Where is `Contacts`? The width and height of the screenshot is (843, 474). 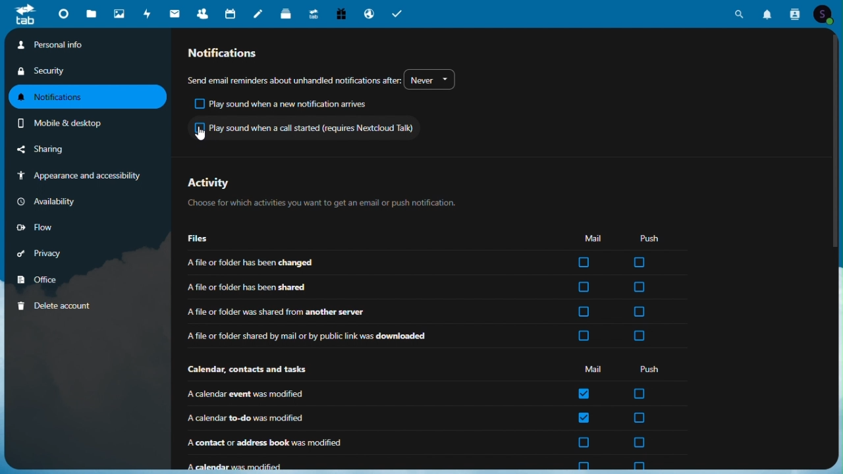 Contacts is located at coordinates (794, 13).